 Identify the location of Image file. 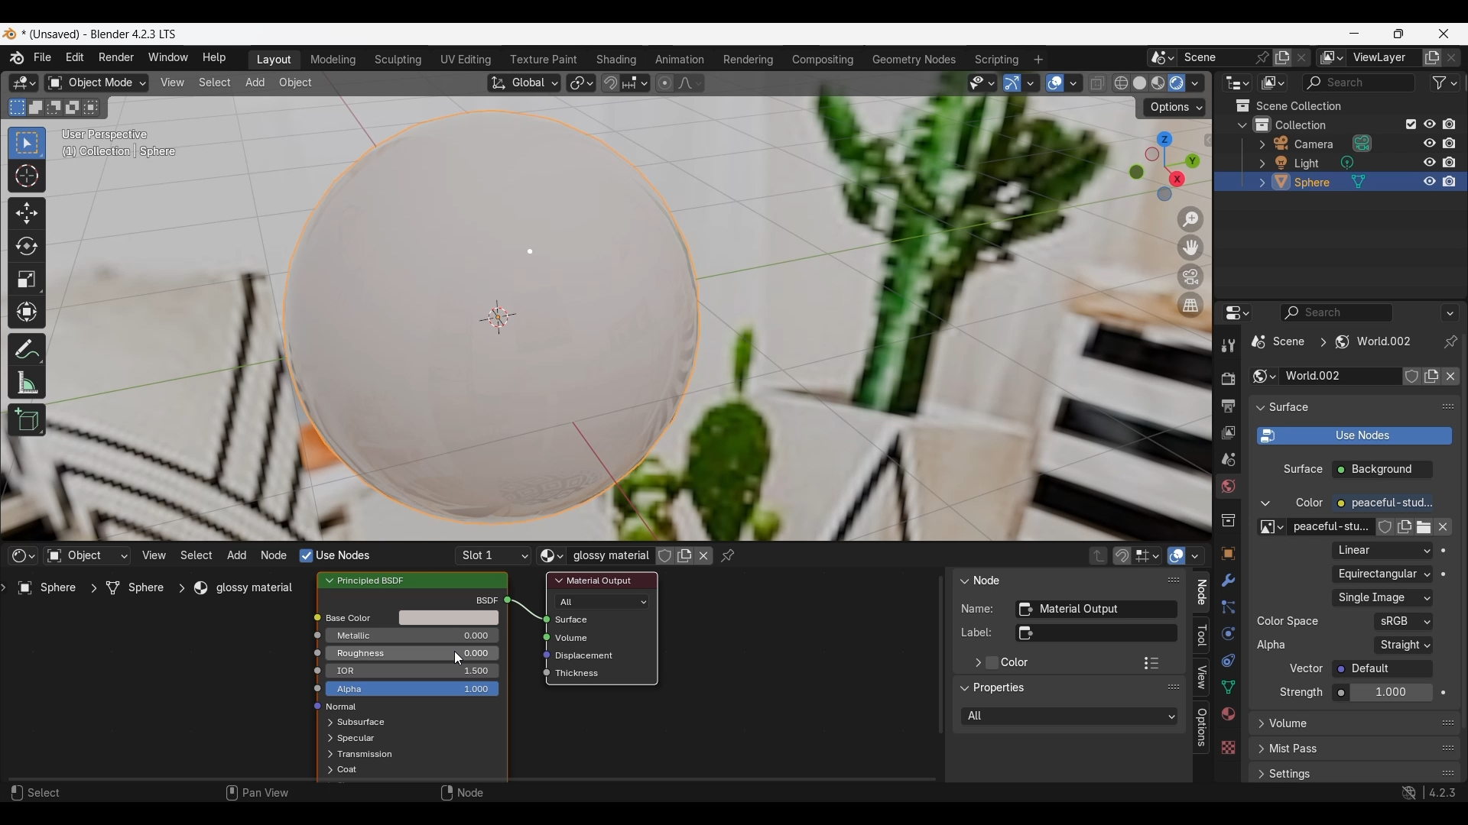
(1382, 598).